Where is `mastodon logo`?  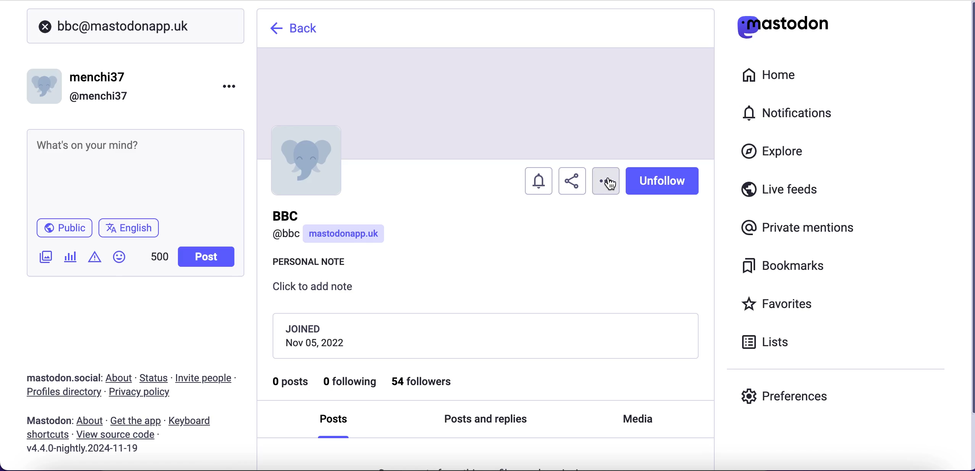 mastodon logo is located at coordinates (783, 25).